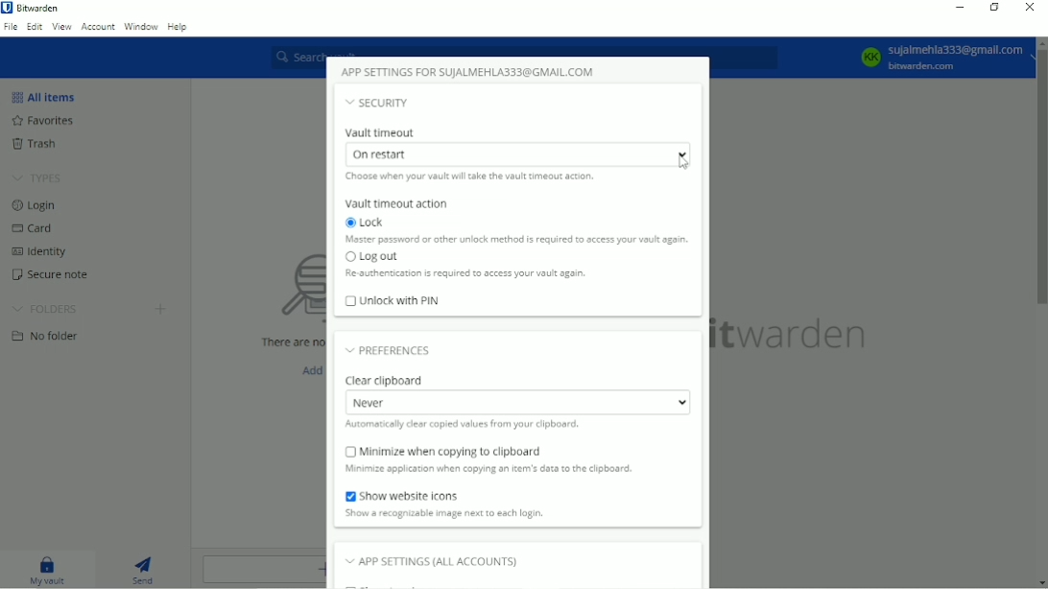 The height and width of the screenshot is (589, 1048). I want to click on Minimize, so click(960, 8).